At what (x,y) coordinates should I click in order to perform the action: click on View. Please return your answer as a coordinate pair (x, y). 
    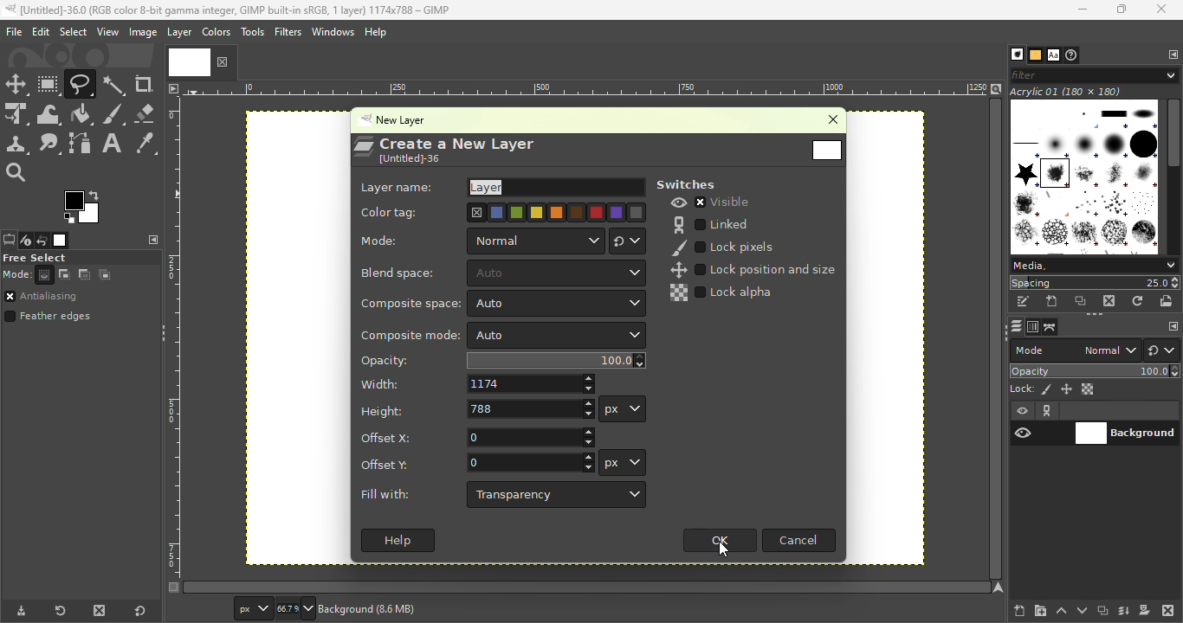
    Looking at the image, I should click on (106, 31).